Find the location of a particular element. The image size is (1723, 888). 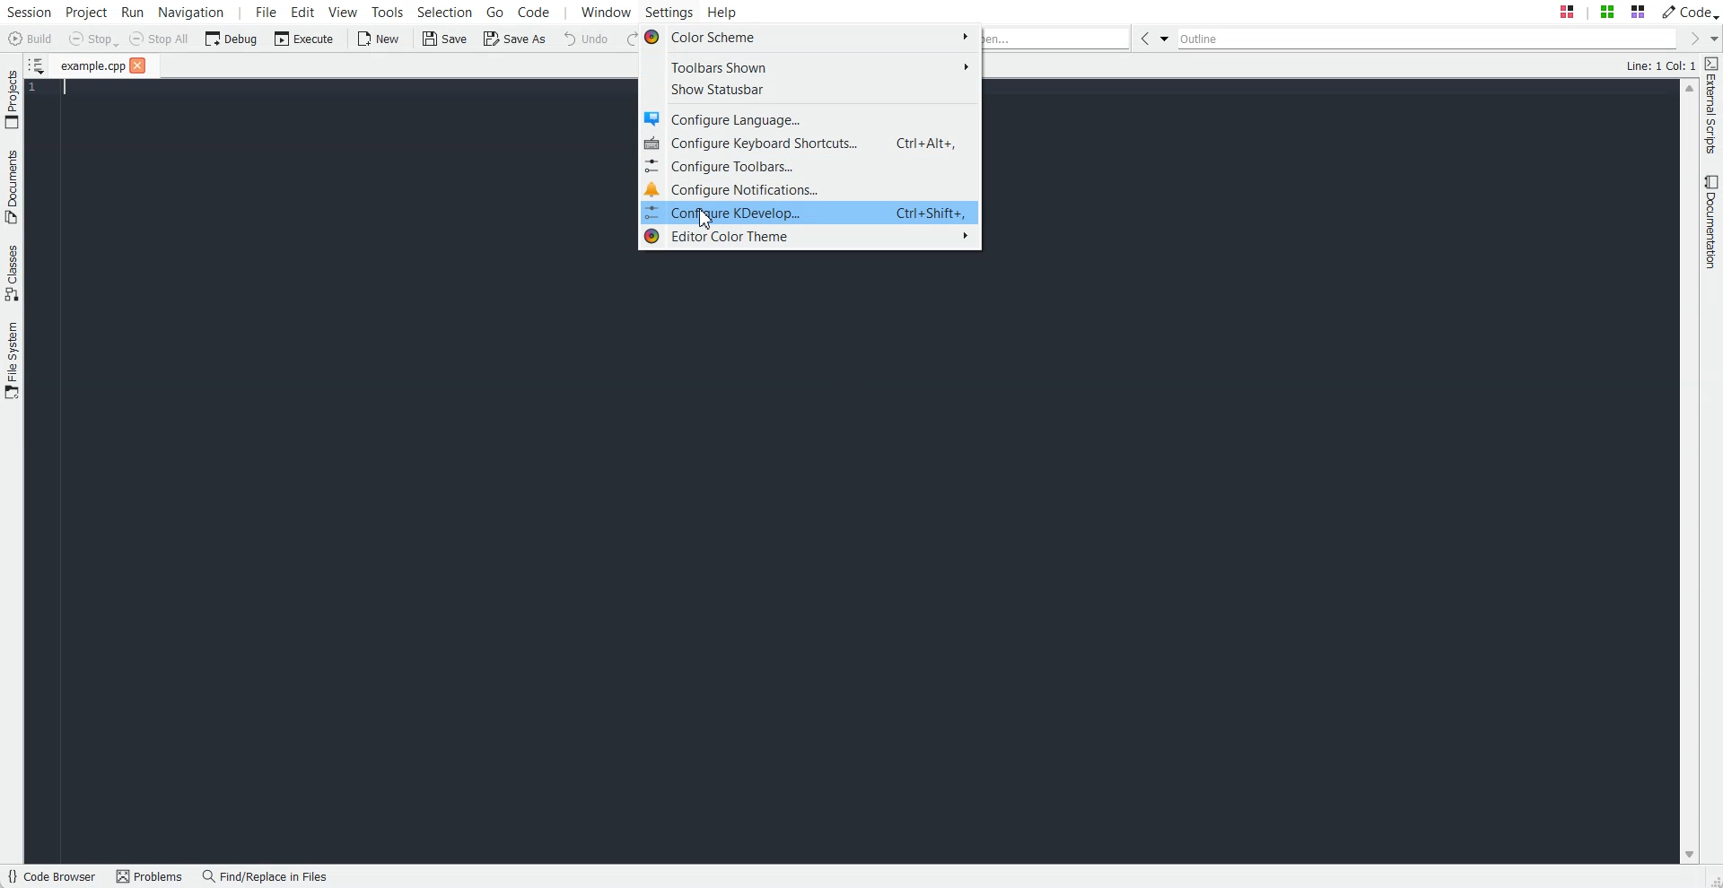

Session is located at coordinates (29, 12).